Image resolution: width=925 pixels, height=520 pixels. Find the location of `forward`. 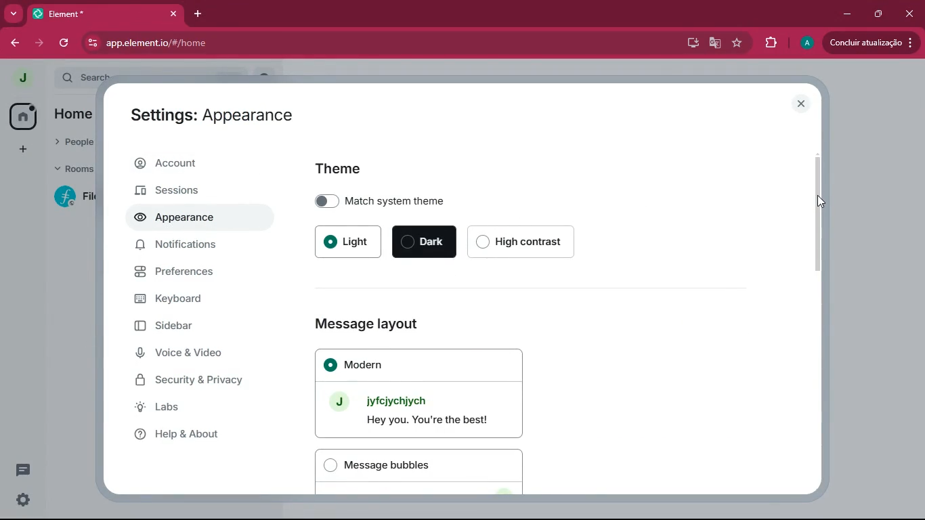

forward is located at coordinates (41, 43).